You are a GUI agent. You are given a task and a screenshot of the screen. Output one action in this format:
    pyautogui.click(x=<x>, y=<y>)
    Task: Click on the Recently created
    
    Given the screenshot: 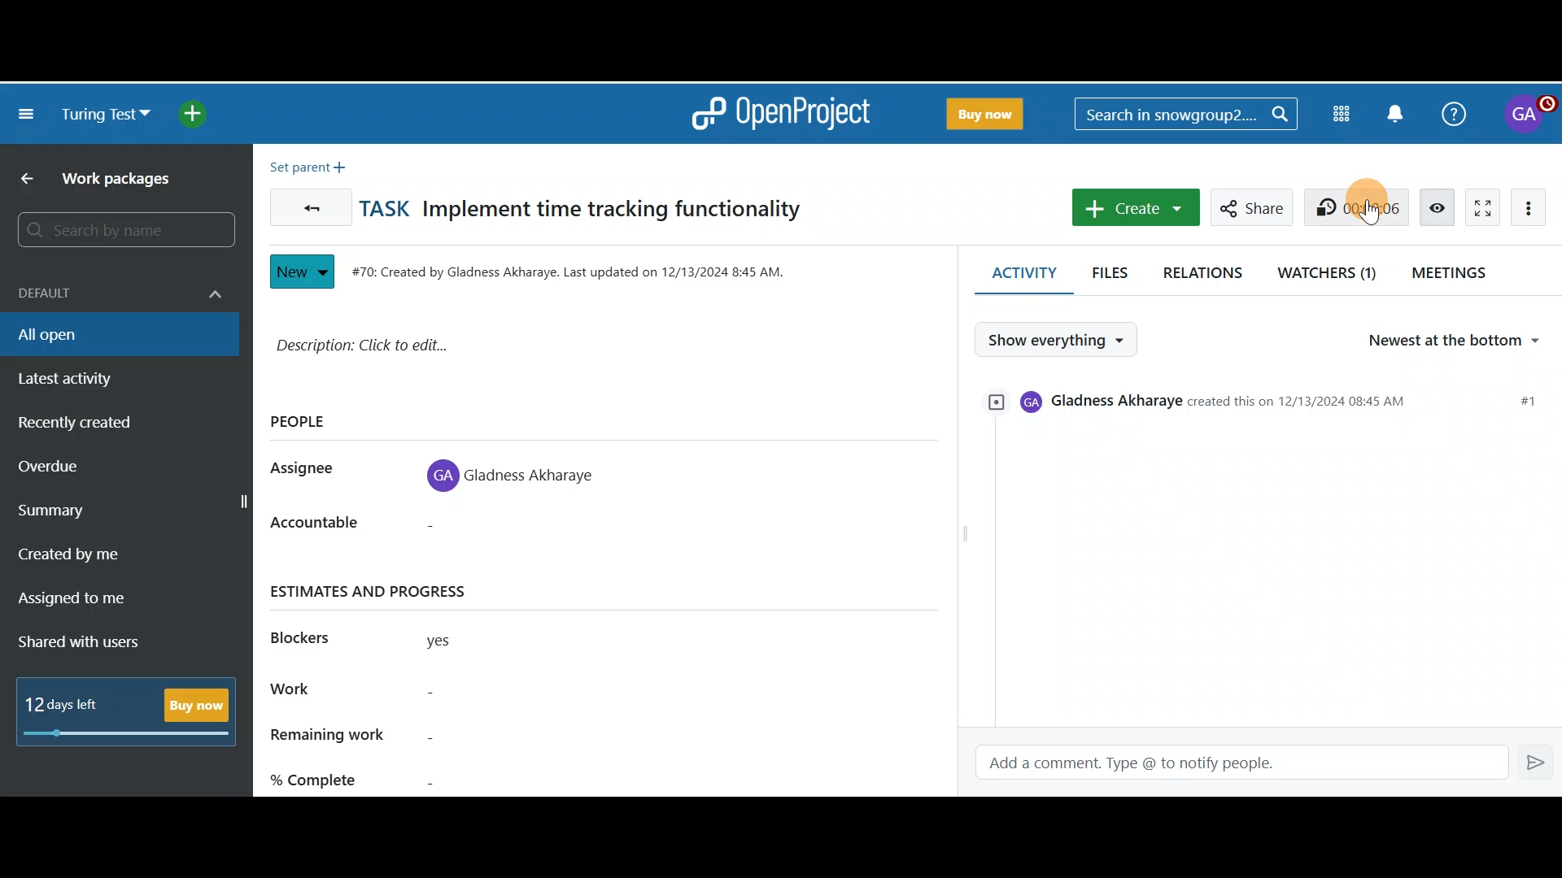 What is the action you would take?
    pyautogui.click(x=108, y=427)
    